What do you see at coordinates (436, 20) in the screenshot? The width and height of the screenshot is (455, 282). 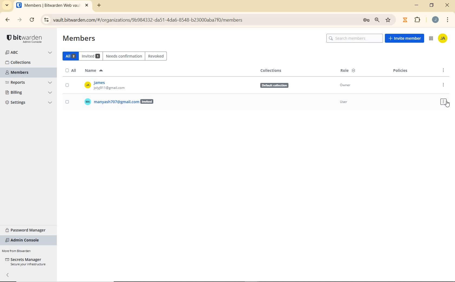 I see `ACCOUNT NAME` at bounding box center [436, 20].